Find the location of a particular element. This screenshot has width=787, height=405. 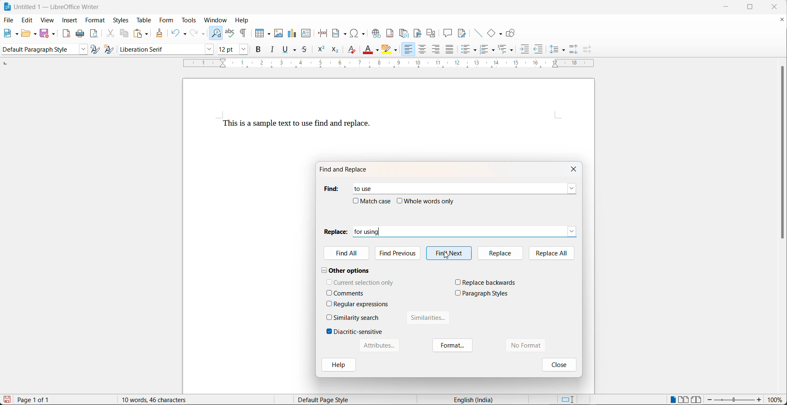

checkbox is located at coordinates (400, 201).